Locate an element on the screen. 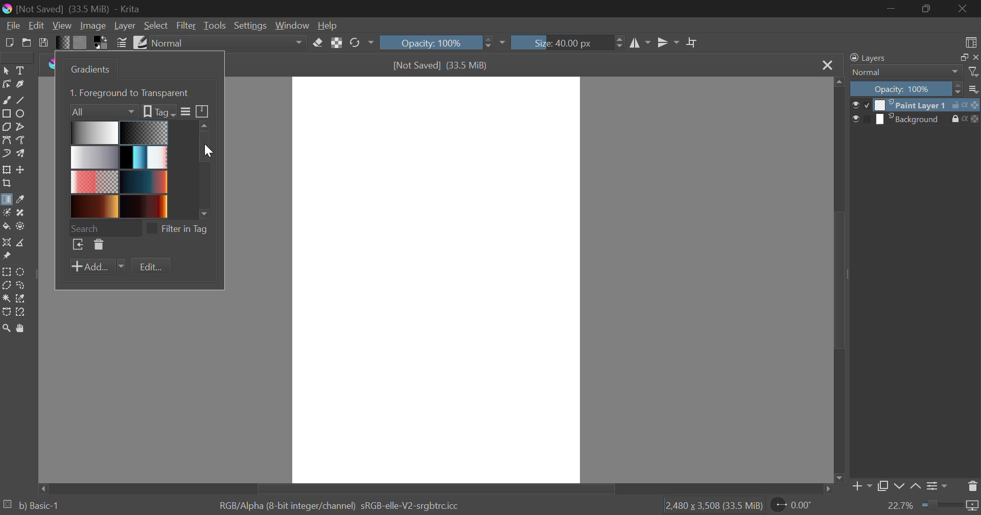  Eraser is located at coordinates (318, 41).